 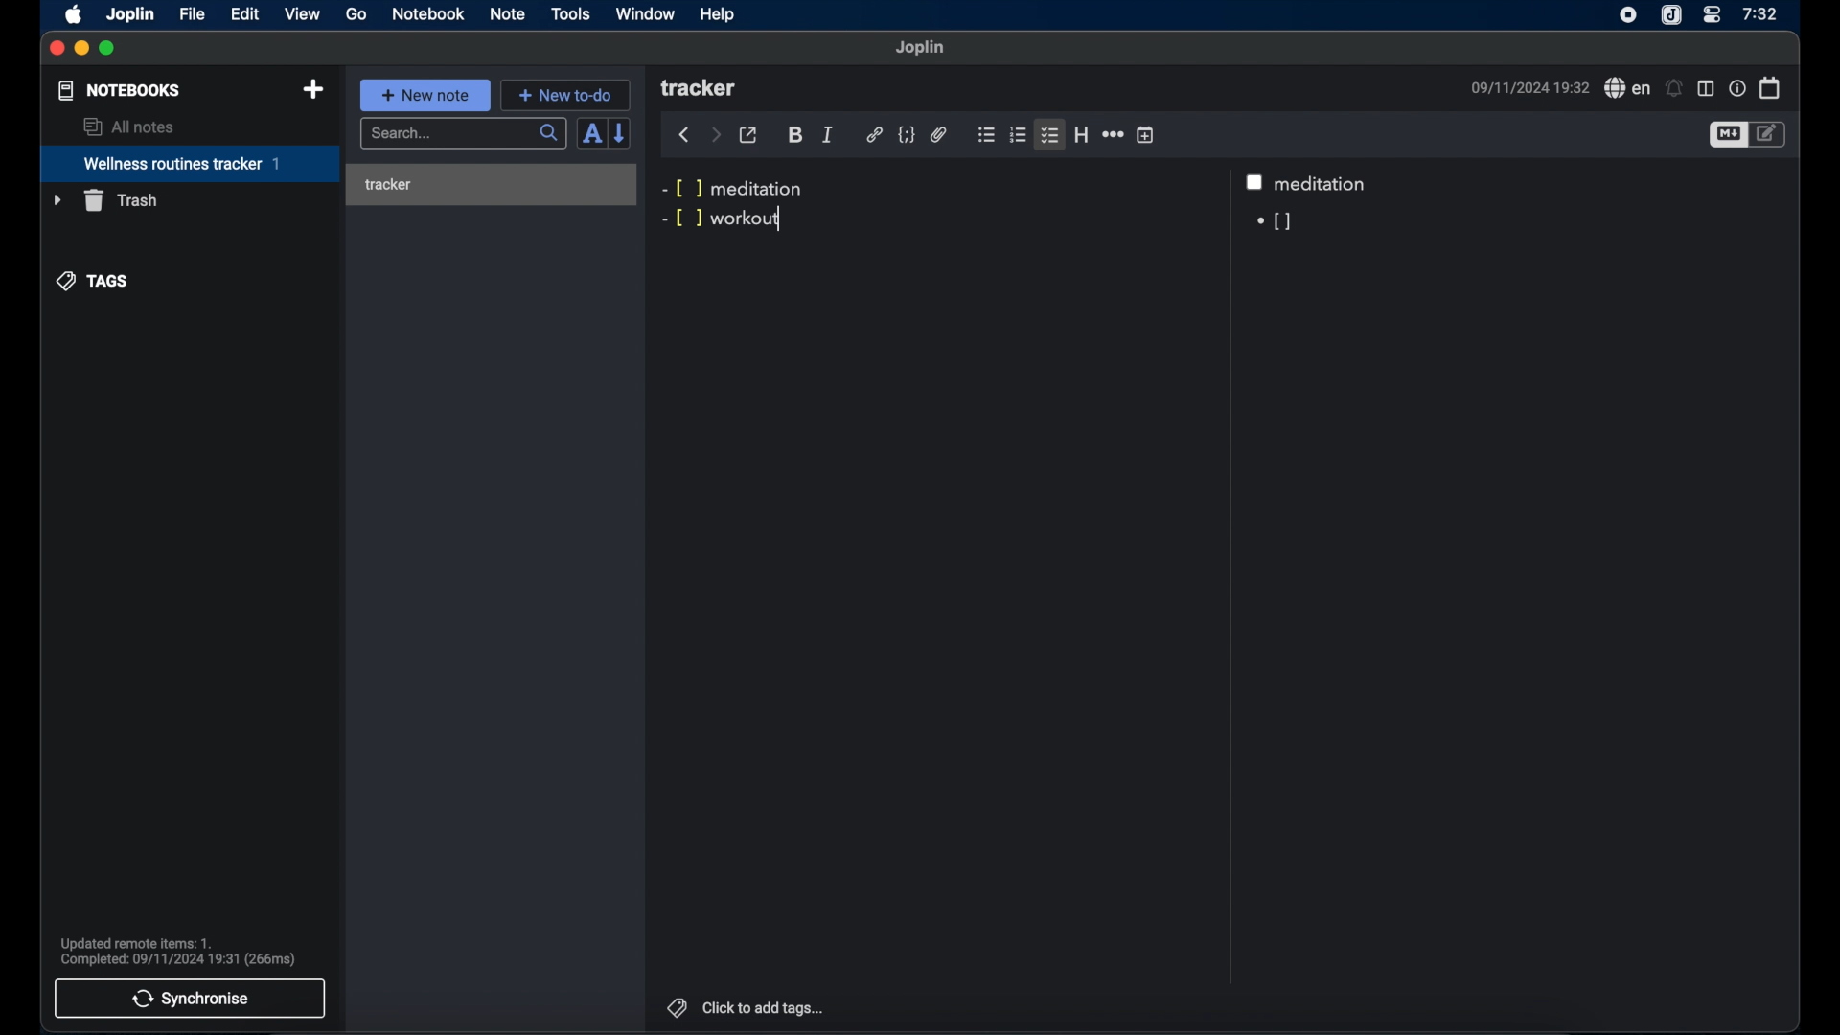 What do you see at coordinates (1081, 134) in the screenshot?
I see `heading` at bounding box center [1081, 134].